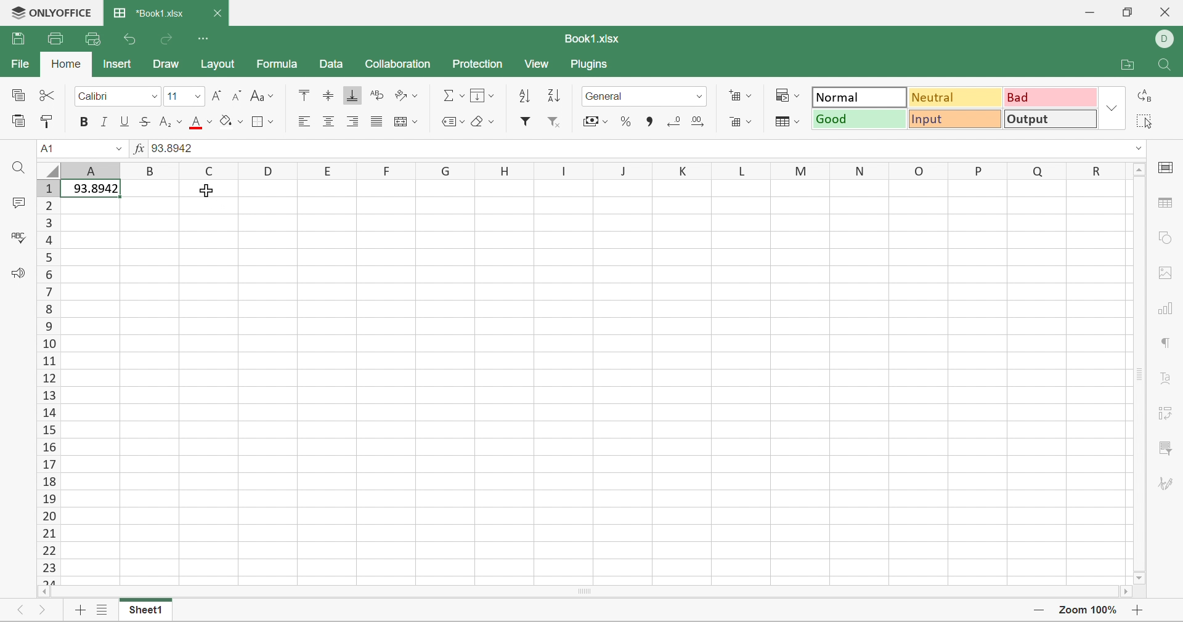 This screenshot has height=622, width=1183. What do you see at coordinates (100, 610) in the screenshot?
I see `List of sheets` at bounding box center [100, 610].